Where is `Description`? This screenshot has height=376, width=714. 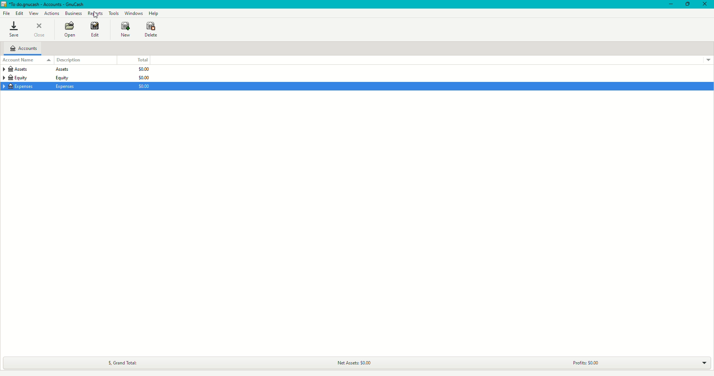 Description is located at coordinates (70, 60).